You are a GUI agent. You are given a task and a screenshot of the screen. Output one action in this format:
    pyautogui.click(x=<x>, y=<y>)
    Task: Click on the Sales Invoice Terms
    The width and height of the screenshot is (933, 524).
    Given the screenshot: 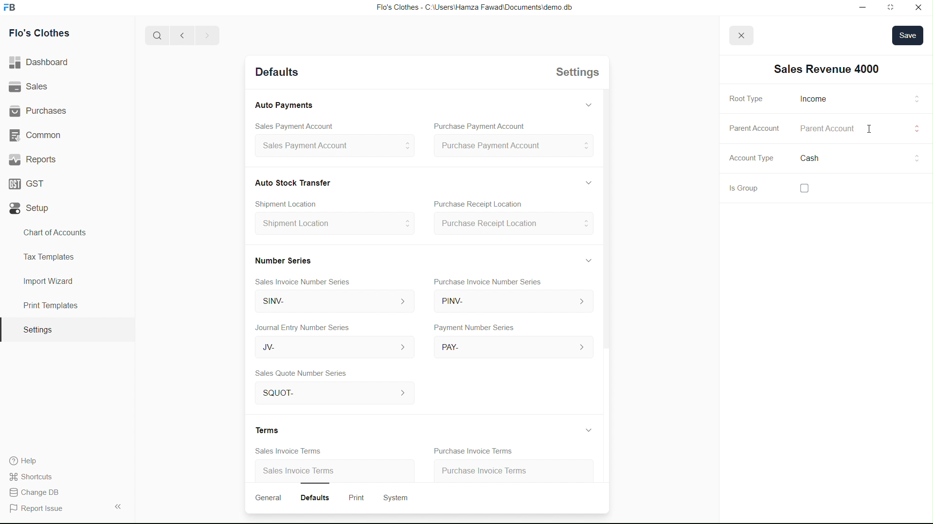 What is the action you would take?
    pyautogui.click(x=300, y=472)
    